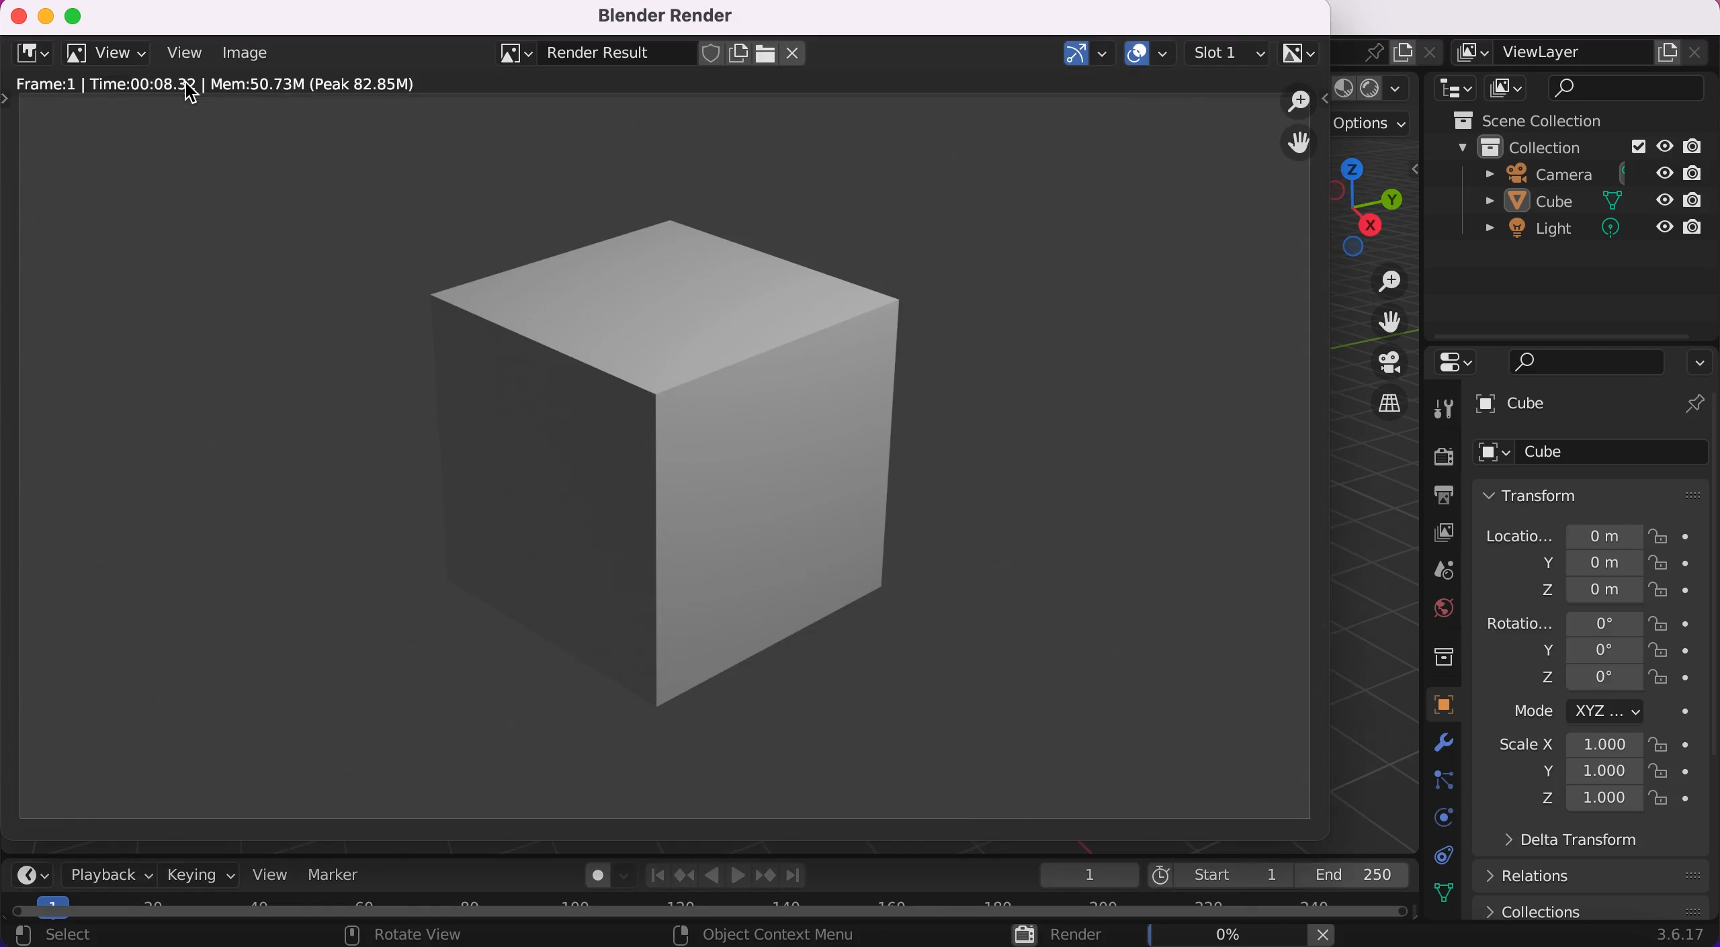 This screenshot has height=947, width=1720. I want to click on collections, so click(1432, 656).